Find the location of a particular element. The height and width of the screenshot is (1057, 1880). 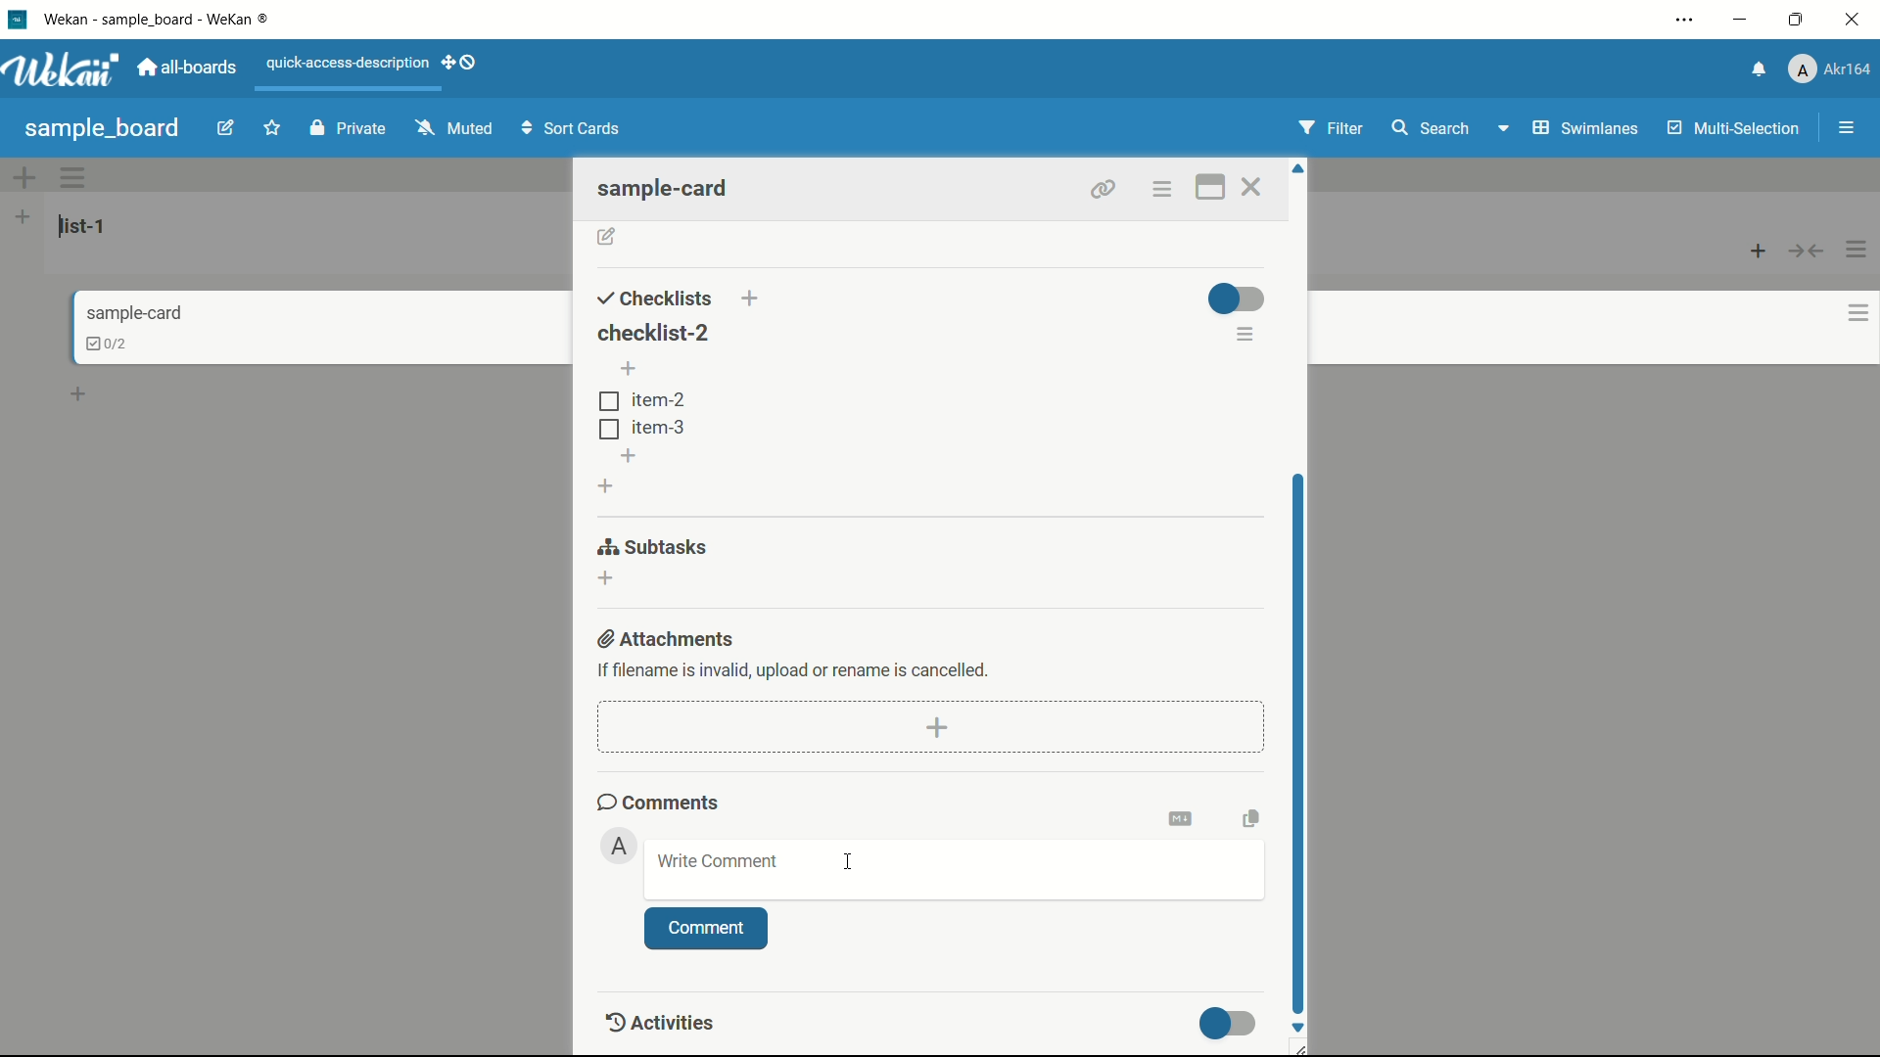

add attachment is located at coordinates (939, 726).